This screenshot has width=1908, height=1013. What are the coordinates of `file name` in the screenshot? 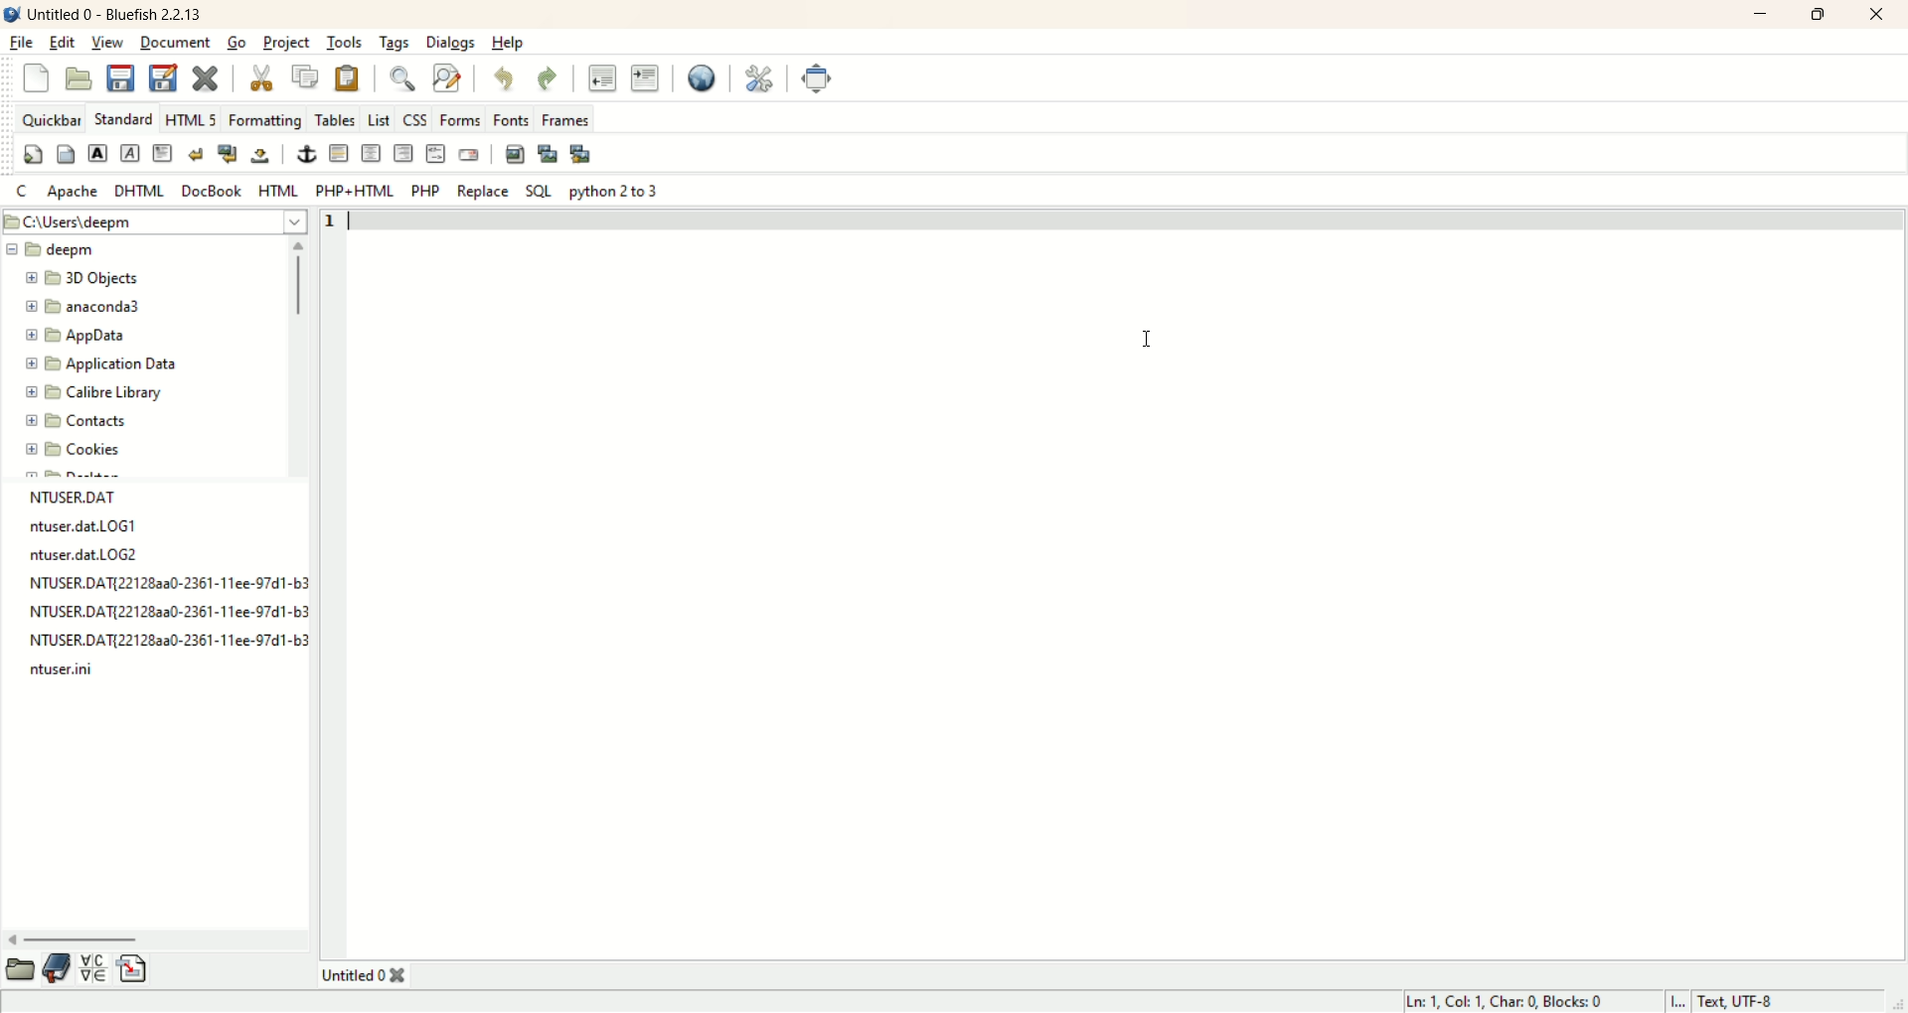 It's located at (167, 612).